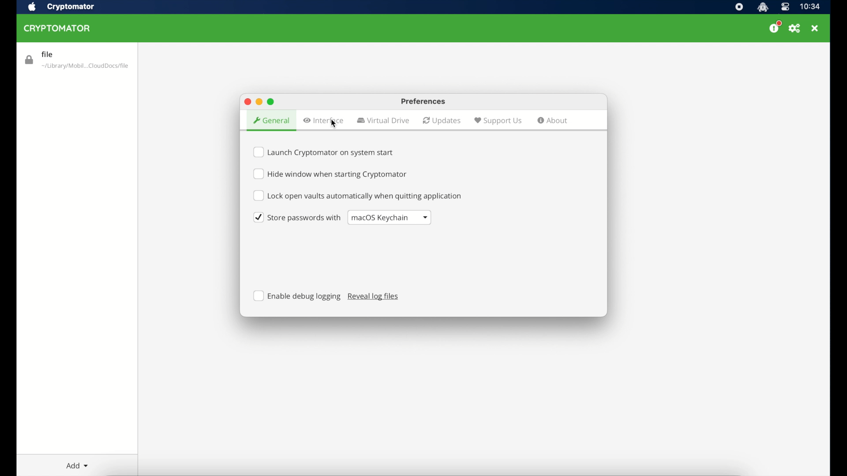 The image size is (847, 476). Describe the element at coordinates (424, 102) in the screenshot. I see `preferences` at that location.